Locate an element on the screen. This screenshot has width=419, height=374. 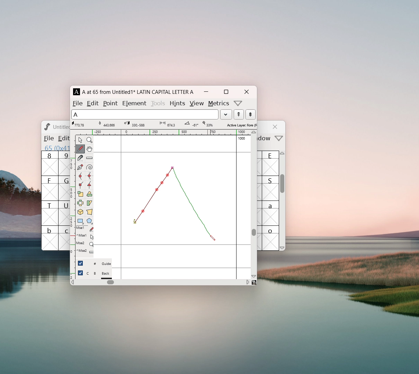
S is located at coordinates (270, 188).